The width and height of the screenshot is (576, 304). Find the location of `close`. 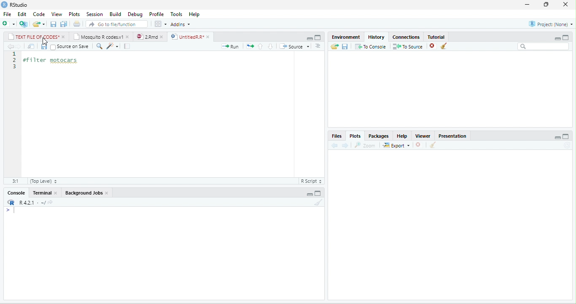

close is located at coordinates (107, 193).